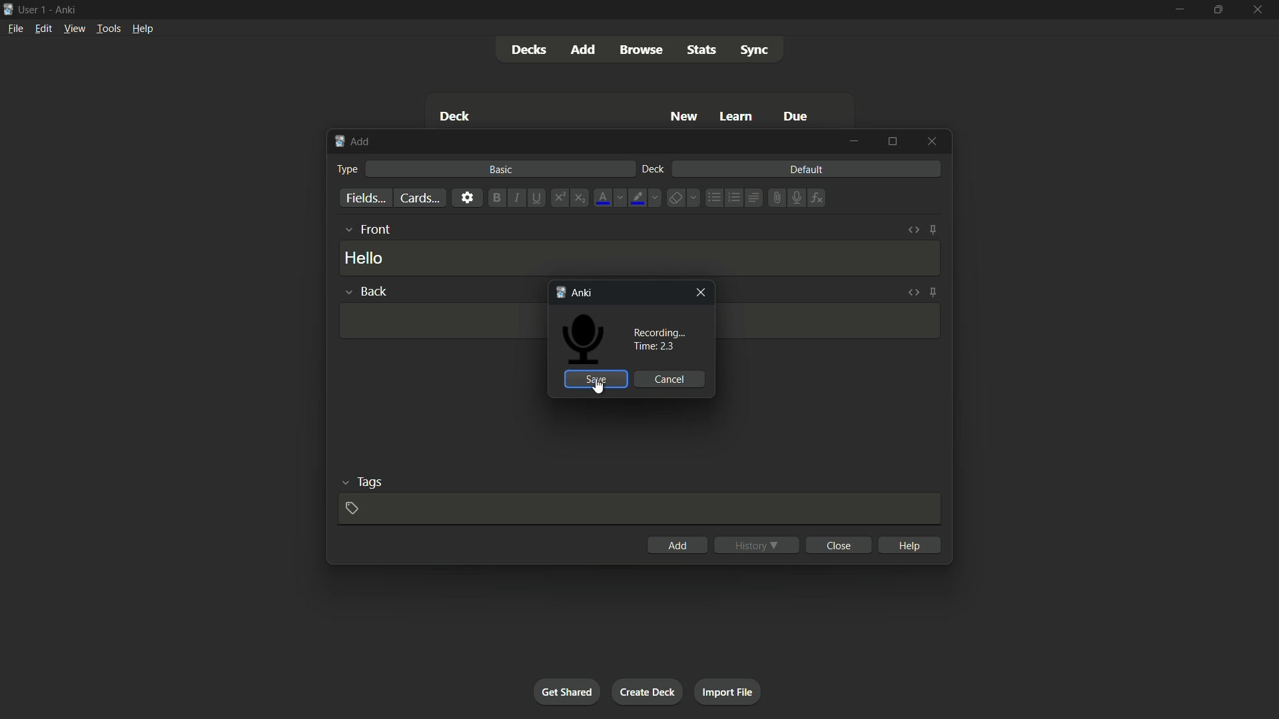  I want to click on deck, so click(455, 116).